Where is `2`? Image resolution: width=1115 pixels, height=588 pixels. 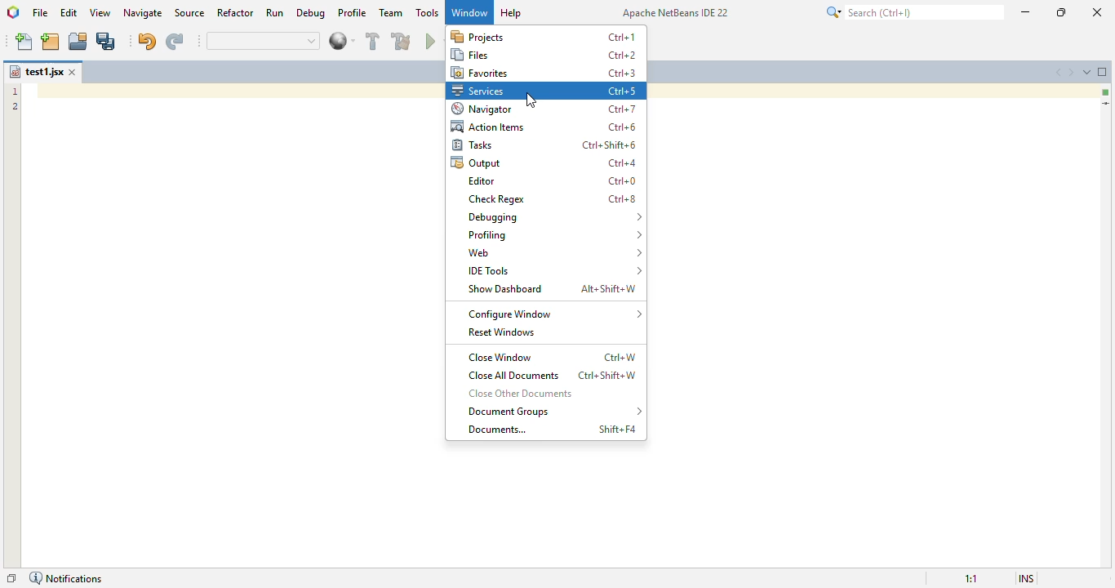
2 is located at coordinates (11, 107).